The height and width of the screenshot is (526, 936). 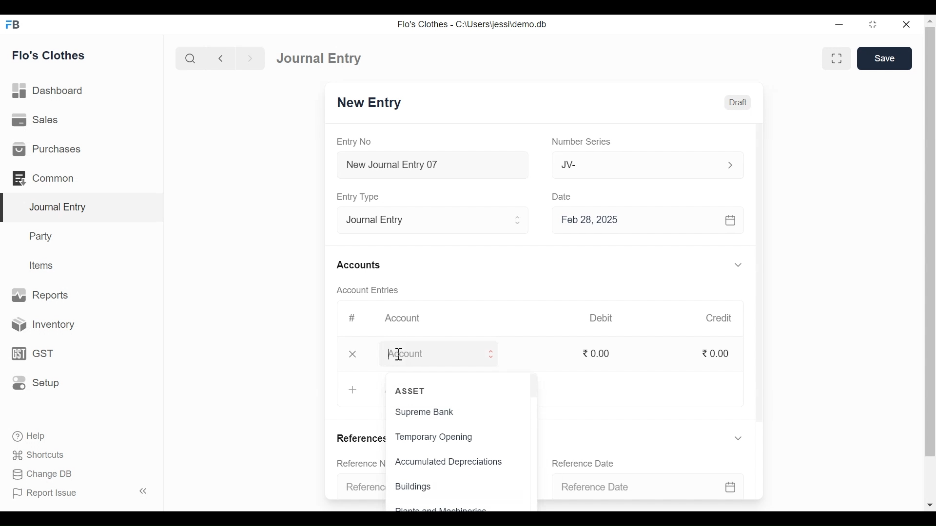 I want to click on Expand, so click(x=733, y=165).